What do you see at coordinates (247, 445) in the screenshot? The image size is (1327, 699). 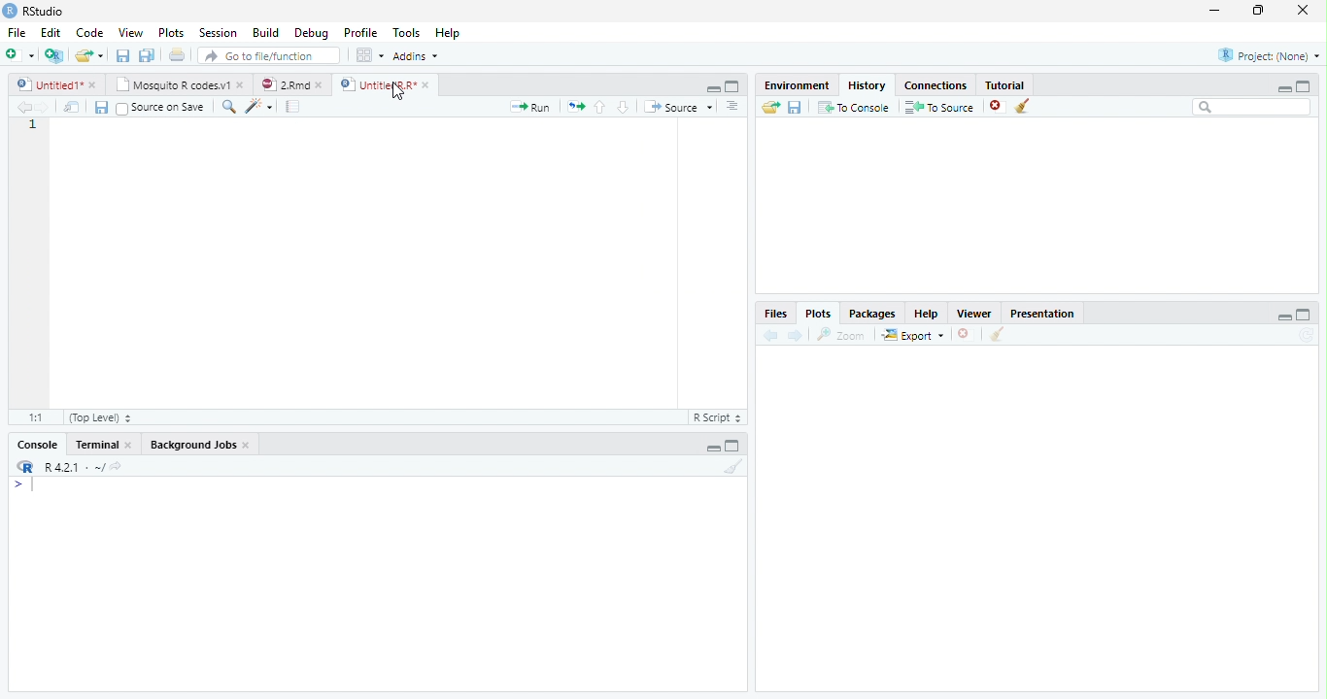 I see `close` at bounding box center [247, 445].